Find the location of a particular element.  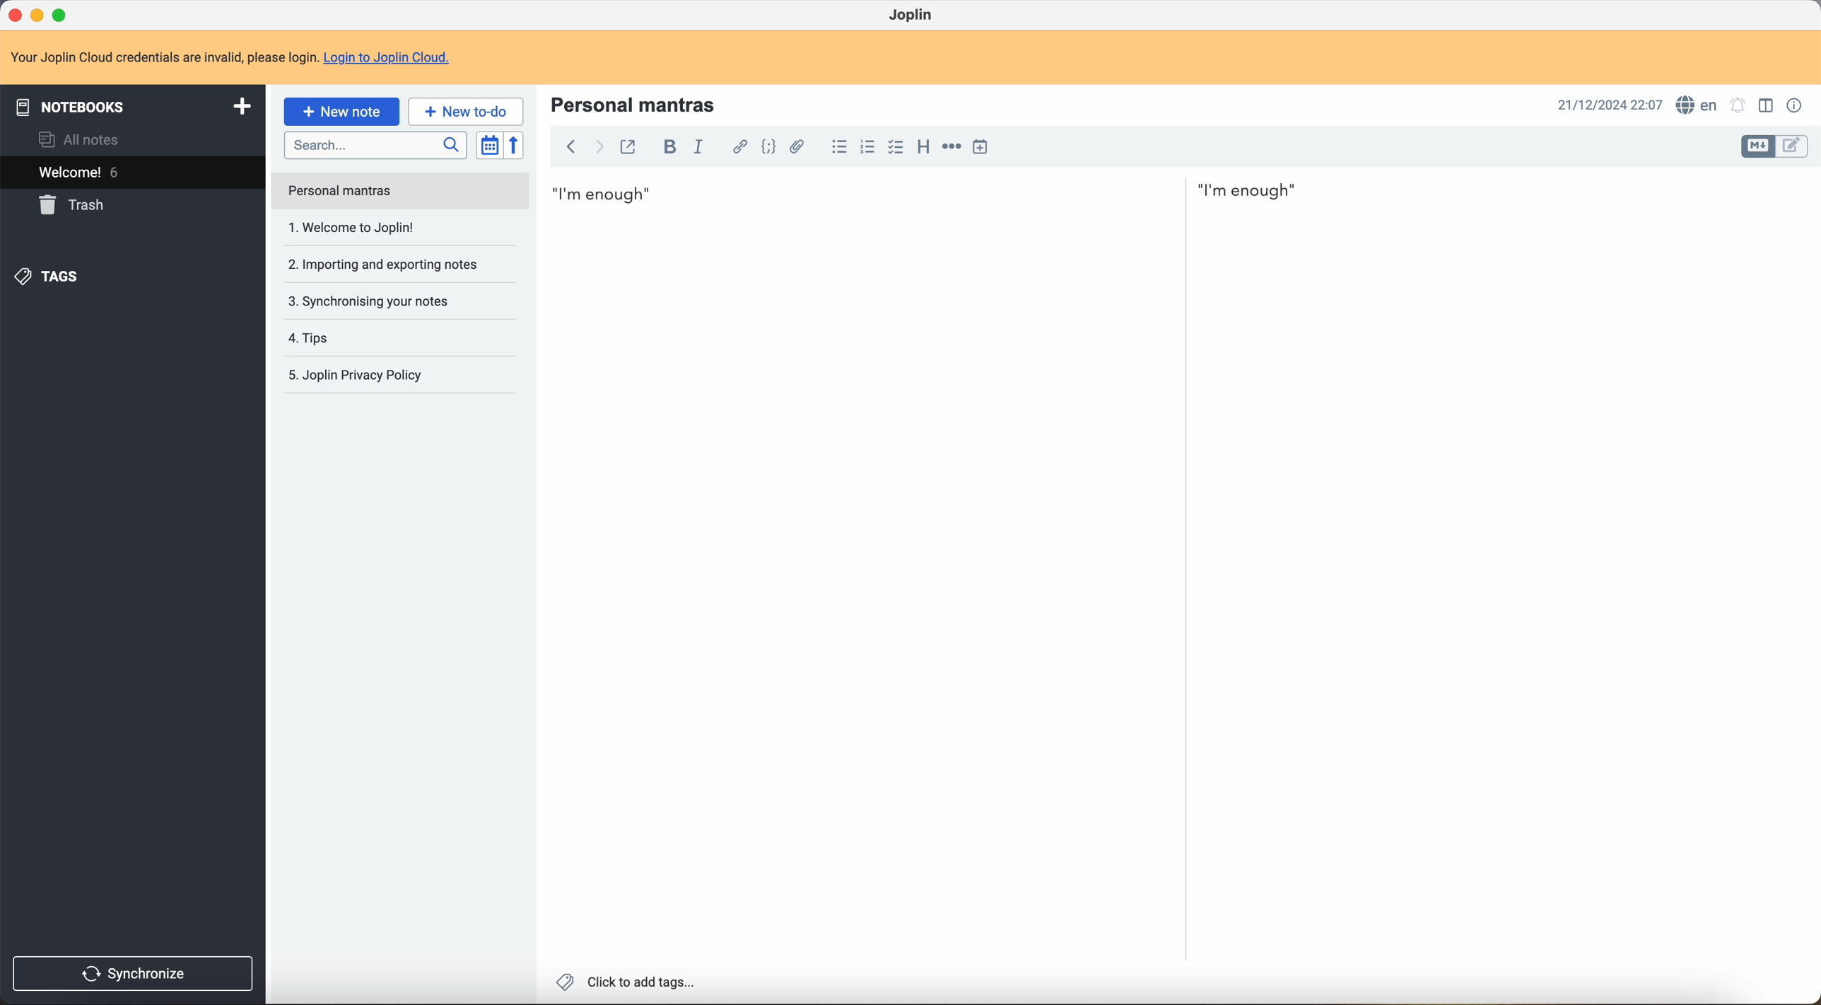

note is located at coordinates (232, 58).